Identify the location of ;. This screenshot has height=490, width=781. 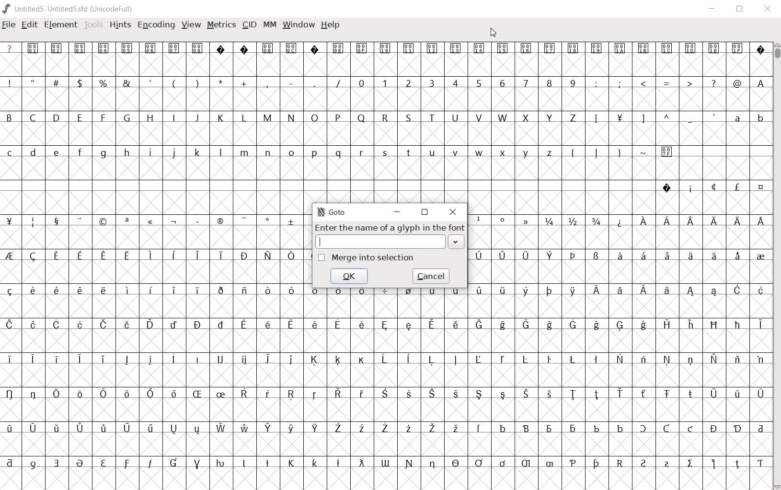
(620, 84).